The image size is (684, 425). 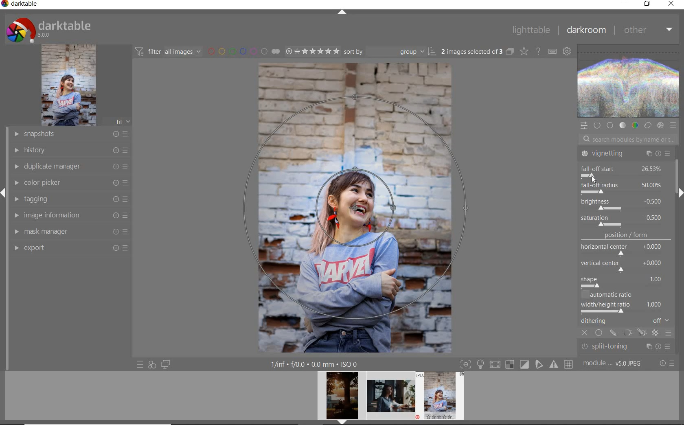 What do you see at coordinates (524, 51) in the screenshot?
I see `CHANGE TYPE OF OVERLAYS` at bounding box center [524, 51].